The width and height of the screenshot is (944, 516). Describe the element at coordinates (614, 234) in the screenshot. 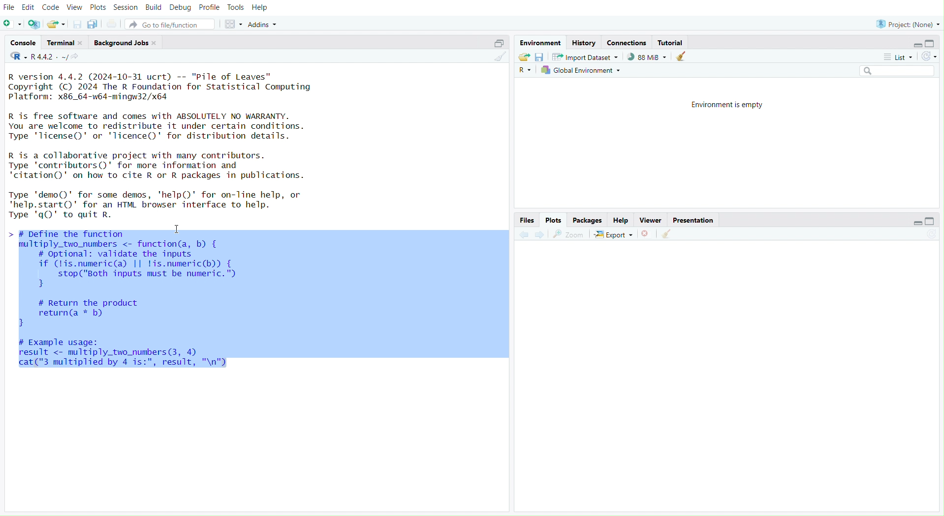

I see `Export` at that location.